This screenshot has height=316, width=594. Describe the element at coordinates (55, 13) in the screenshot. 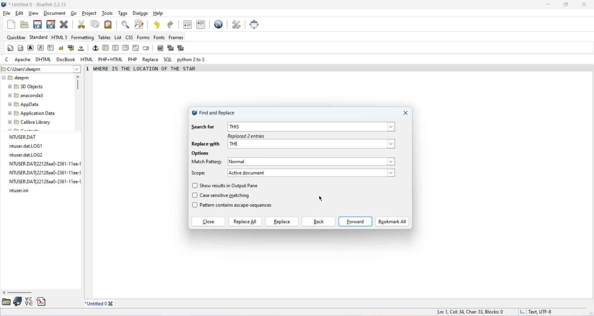

I see `document` at that location.